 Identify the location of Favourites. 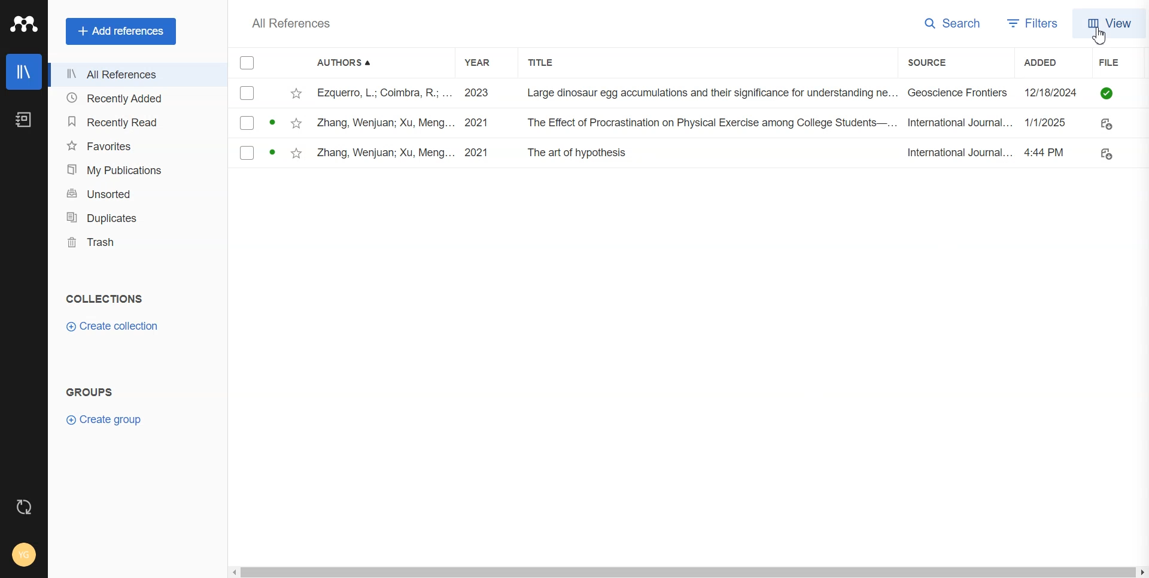
(296, 93).